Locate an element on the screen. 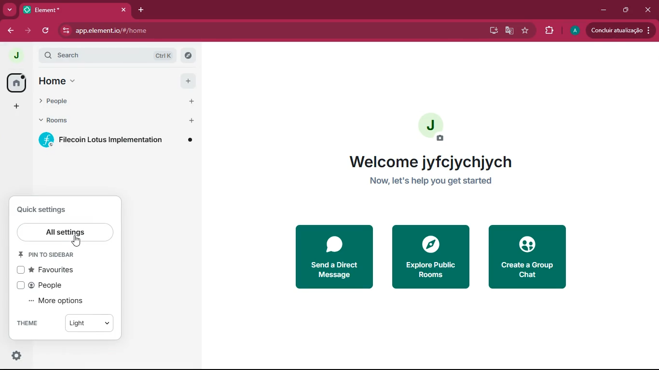 The width and height of the screenshot is (659, 370). desktop is located at coordinates (490, 30).